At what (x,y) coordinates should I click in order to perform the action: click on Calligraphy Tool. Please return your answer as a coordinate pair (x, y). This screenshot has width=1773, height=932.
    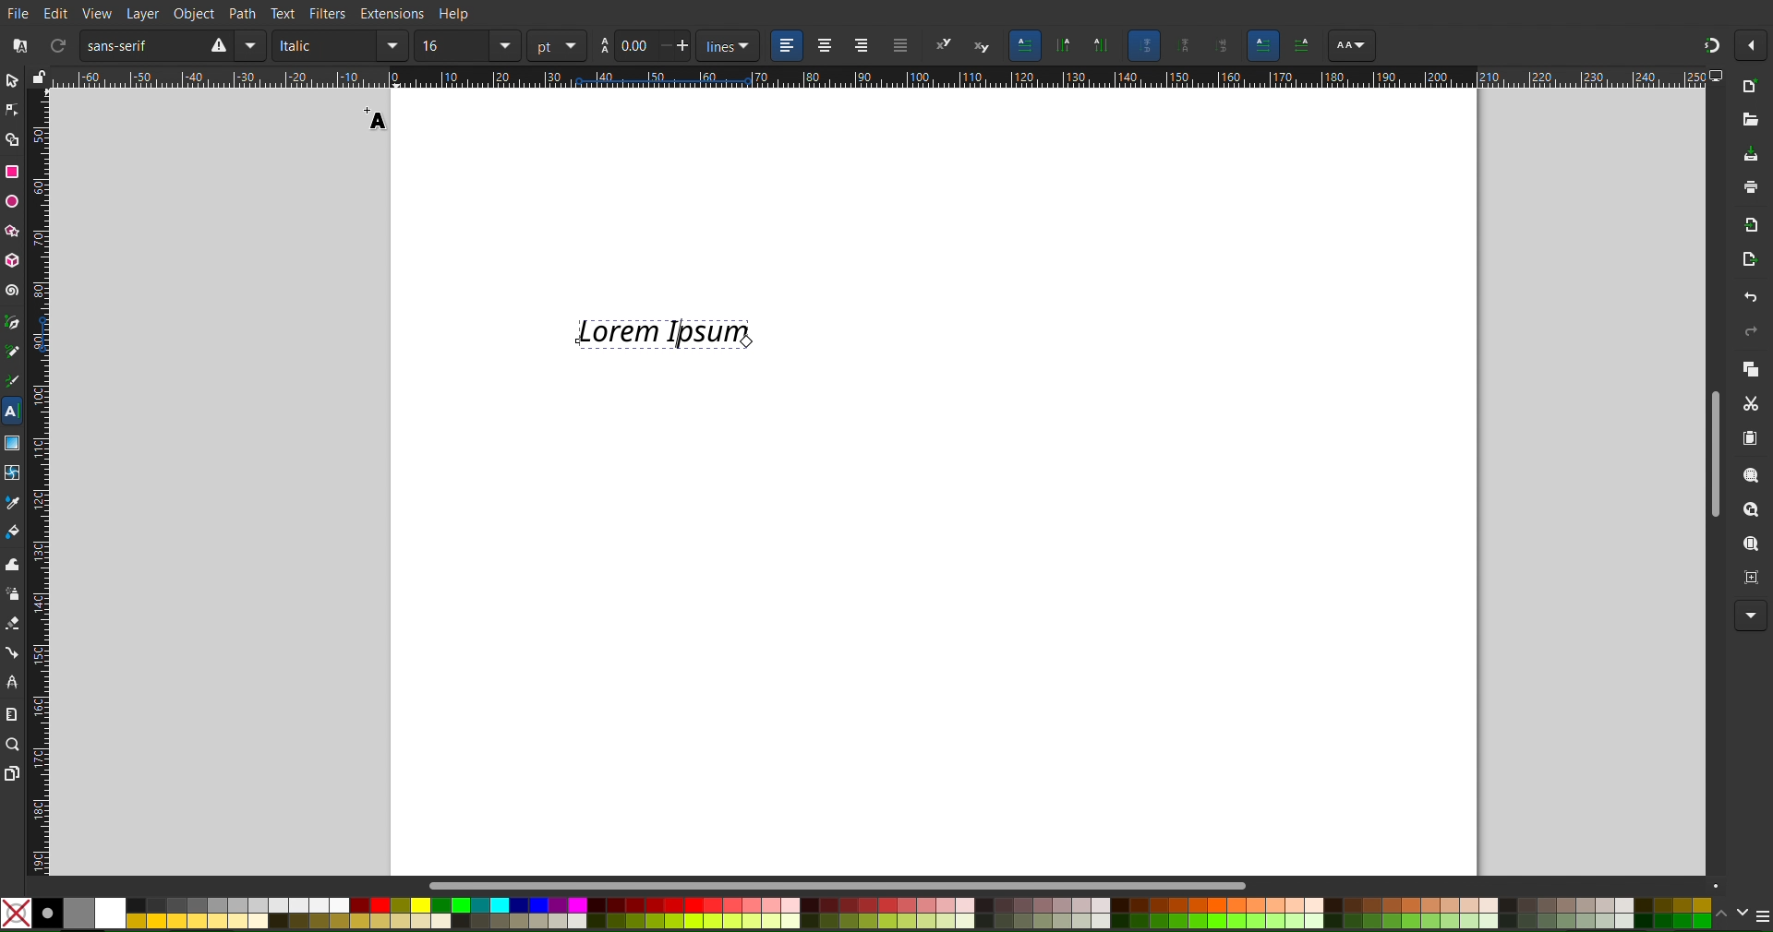
    Looking at the image, I should click on (13, 382).